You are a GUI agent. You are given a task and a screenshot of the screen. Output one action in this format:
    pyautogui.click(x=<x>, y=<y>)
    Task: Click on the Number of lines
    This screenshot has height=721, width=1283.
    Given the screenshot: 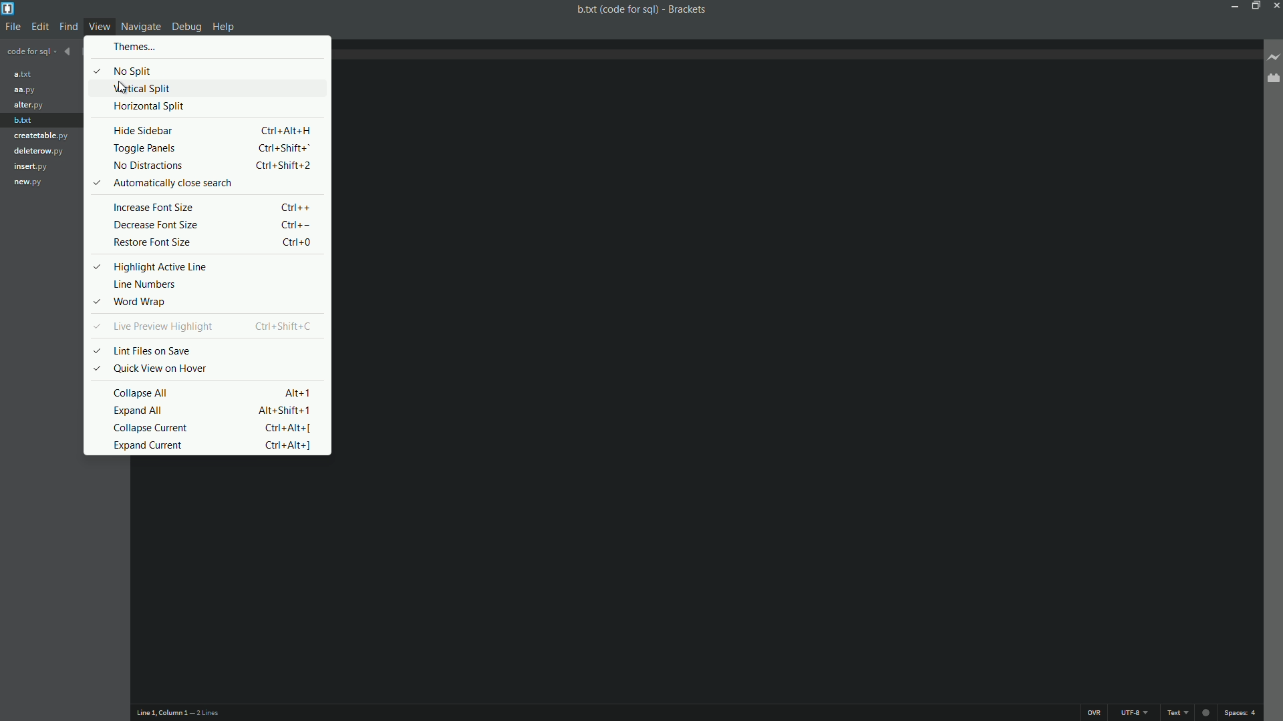 What is the action you would take?
    pyautogui.click(x=208, y=714)
    